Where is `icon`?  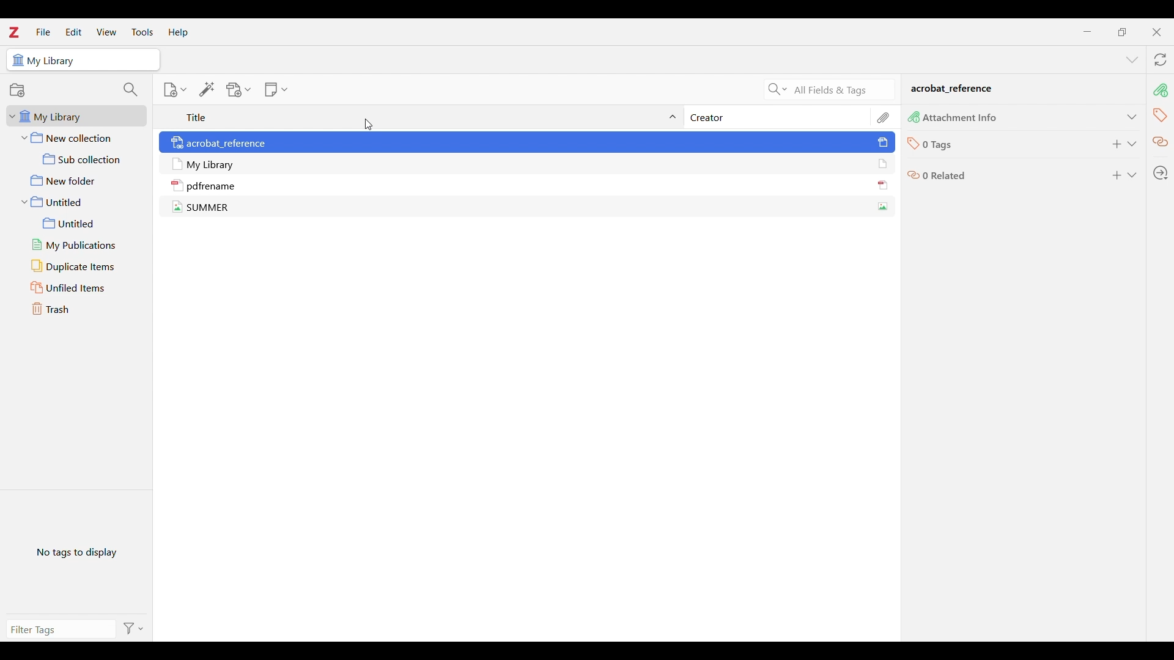 icon is located at coordinates (177, 185).